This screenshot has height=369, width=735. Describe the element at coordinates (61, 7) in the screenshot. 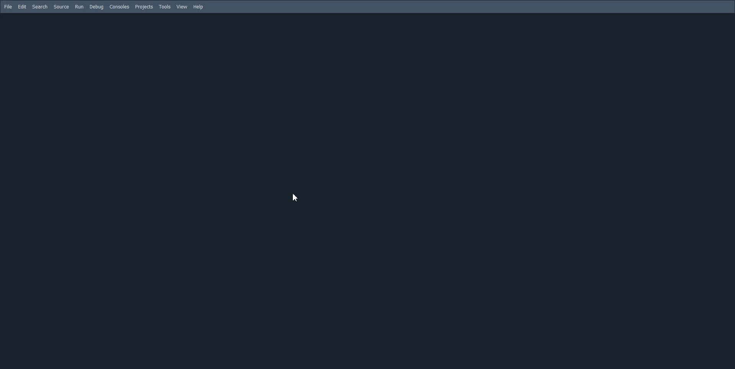

I see `Source` at that location.